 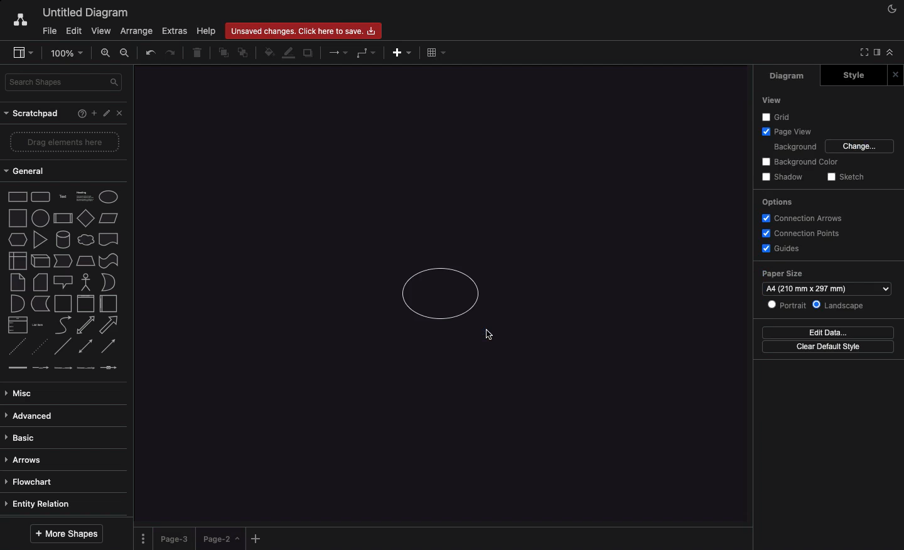 I want to click on list, so click(x=18, y=325).